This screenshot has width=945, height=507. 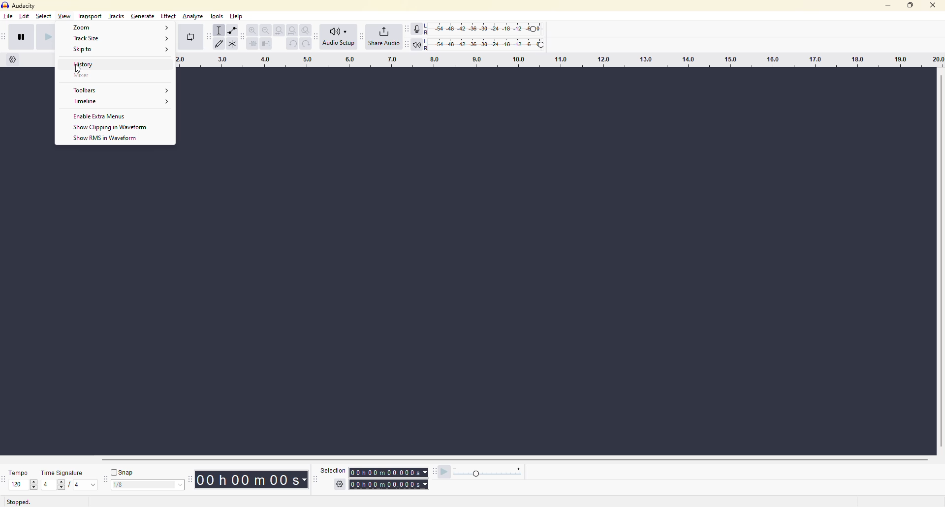 What do you see at coordinates (518, 460) in the screenshot?
I see `horizontal scrollbar` at bounding box center [518, 460].